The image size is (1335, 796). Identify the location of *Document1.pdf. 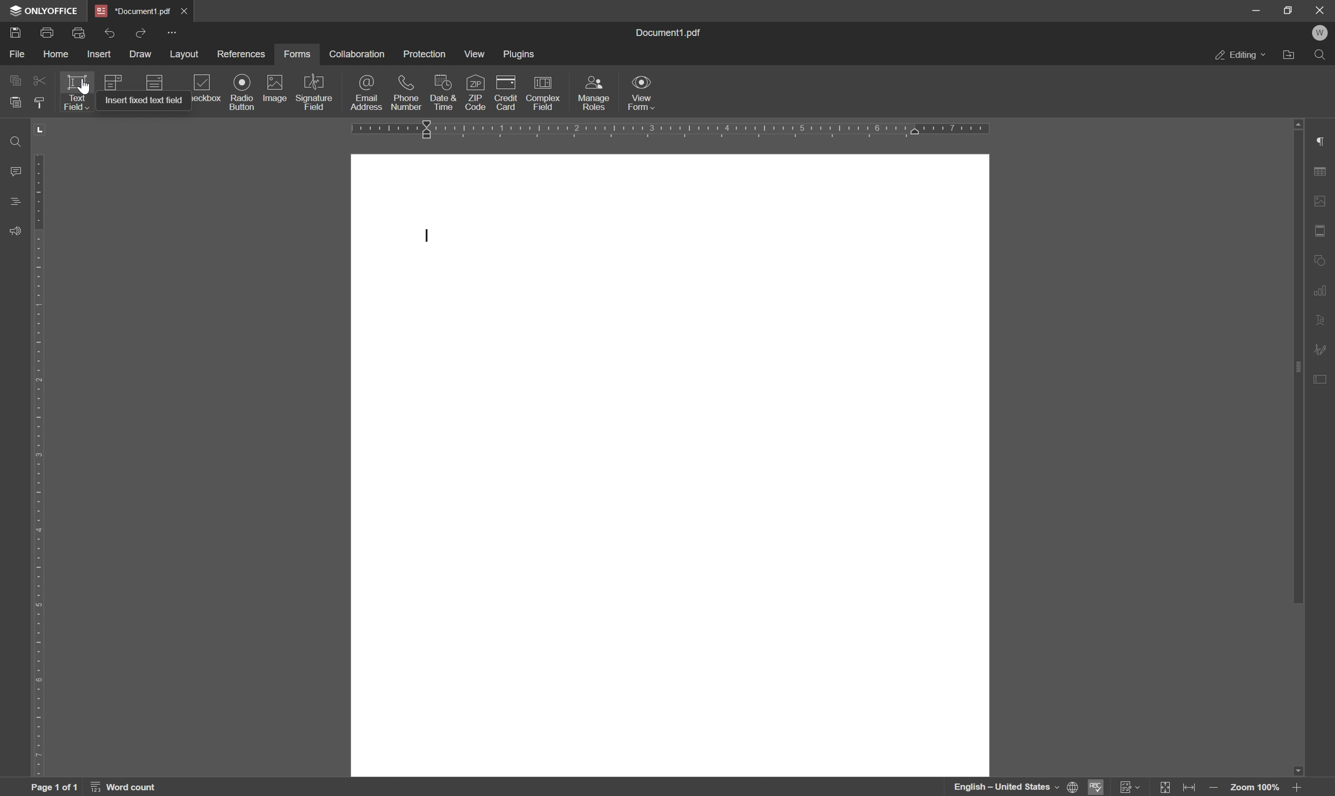
(134, 10).